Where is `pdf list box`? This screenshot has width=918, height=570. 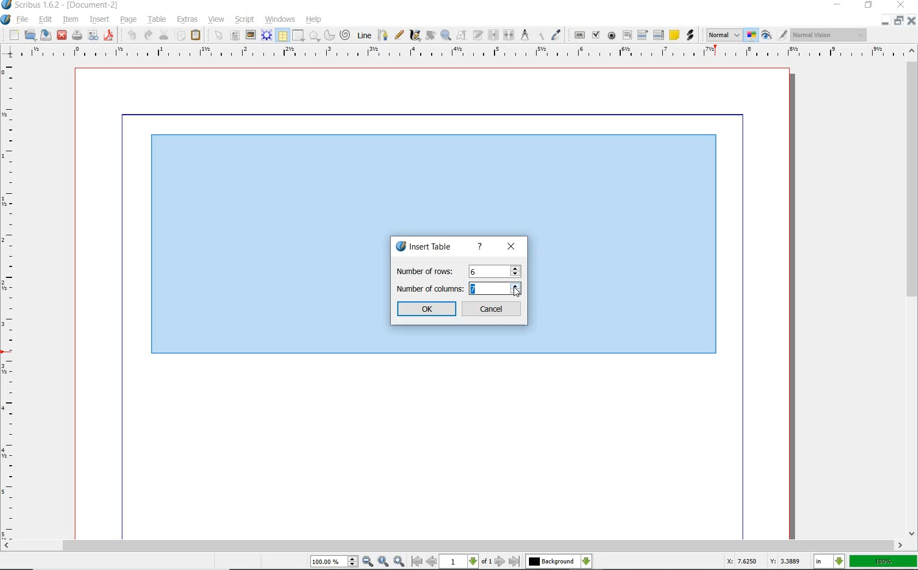 pdf list box is located at coordinates (659, 34).